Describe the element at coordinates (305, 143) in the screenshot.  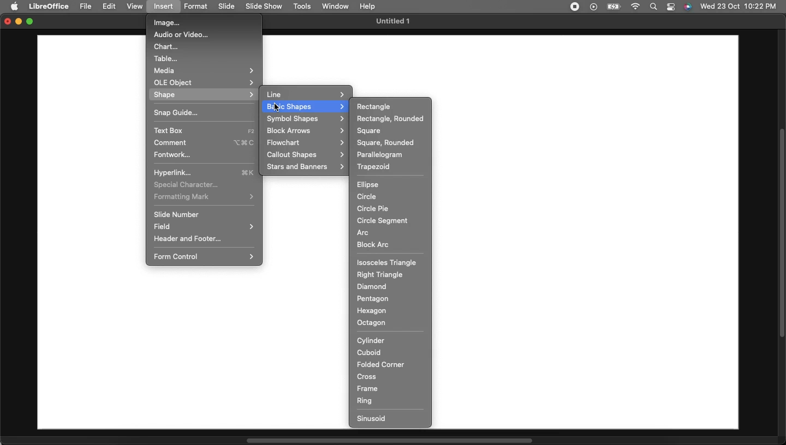
I see `Flowchart` at that location.